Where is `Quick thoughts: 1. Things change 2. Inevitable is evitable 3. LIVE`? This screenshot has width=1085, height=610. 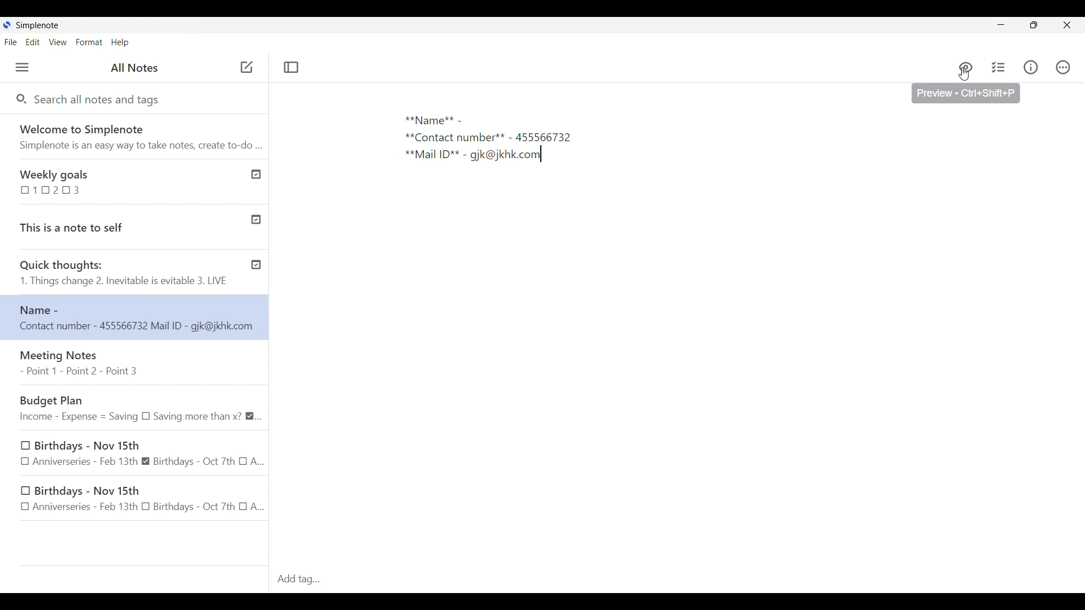
Quick thoughts: 1. Things change 2. Inevitable is evitable 3. LIVE is located at coordinates (123, 274).